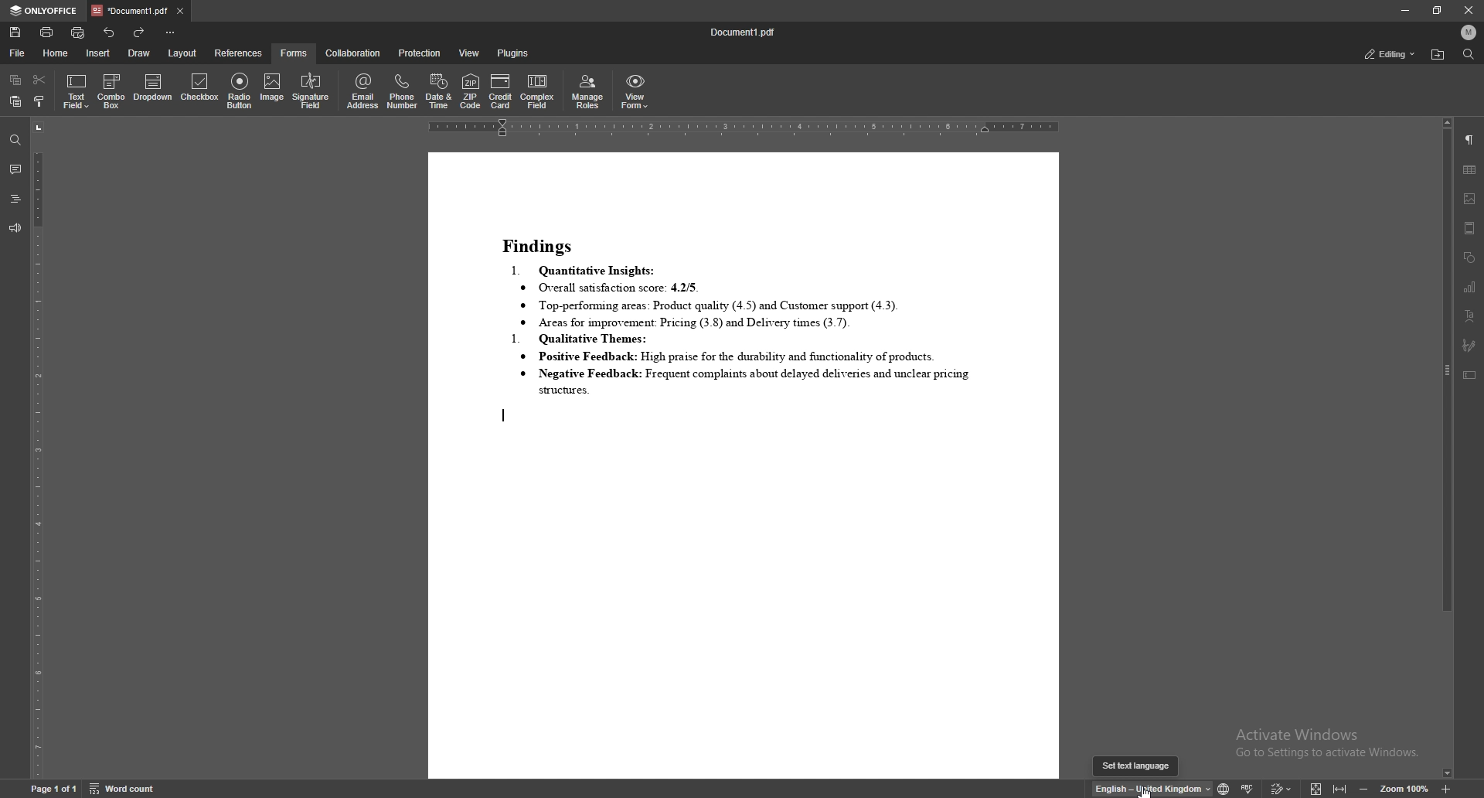 The width and height of the screenshot is (1484, 798). I want to click on signature field, so click(1469, 344).